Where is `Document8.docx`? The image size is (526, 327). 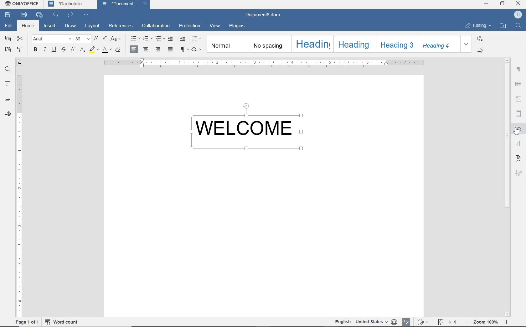
Document8.docx is located at coordinates (262, 15).